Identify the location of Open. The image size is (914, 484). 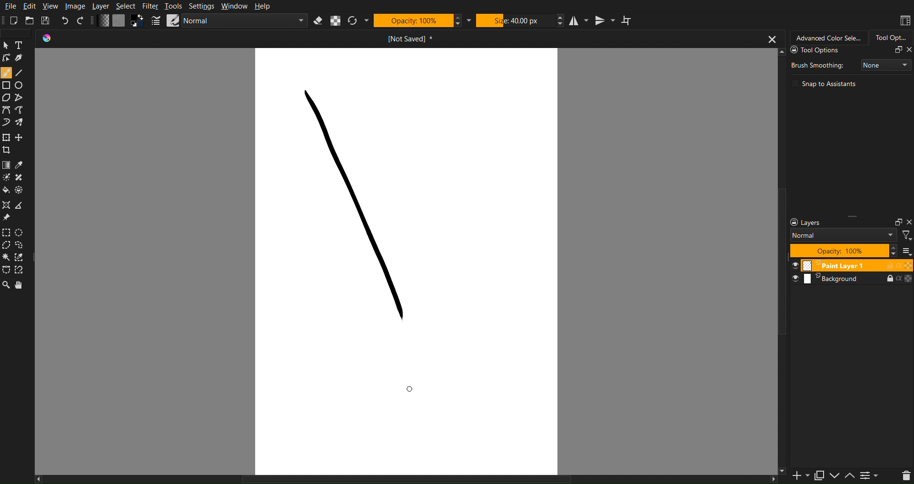
(30, 20).